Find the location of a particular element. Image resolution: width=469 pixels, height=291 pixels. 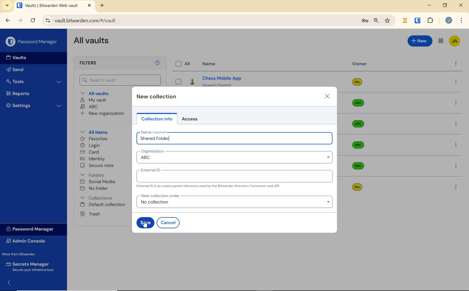

ABC is located at coordinates (90, 107).